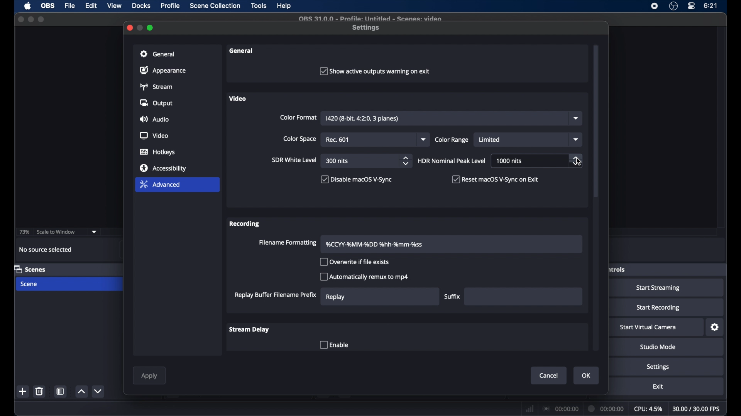 The width and height of the screenshot is (741, 416). What do you see at coordinates (491, 140) in the screenshot?
I see `limited` at bounding box center [491, 140].